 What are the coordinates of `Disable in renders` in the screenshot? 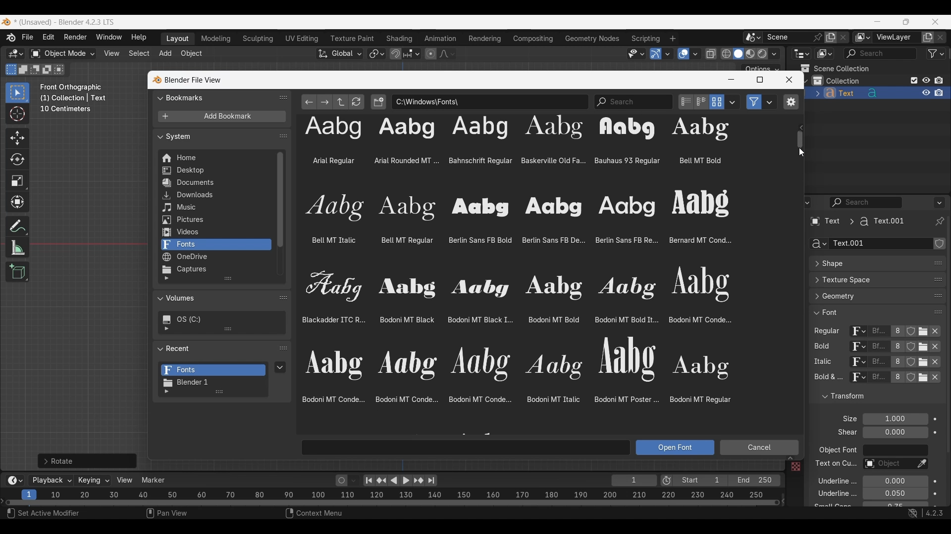 It's located at (939, 80).